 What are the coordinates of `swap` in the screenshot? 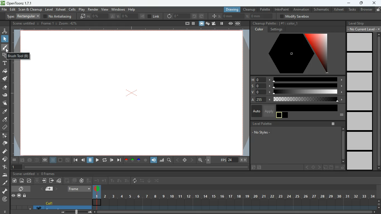 It's located at (143, 181).